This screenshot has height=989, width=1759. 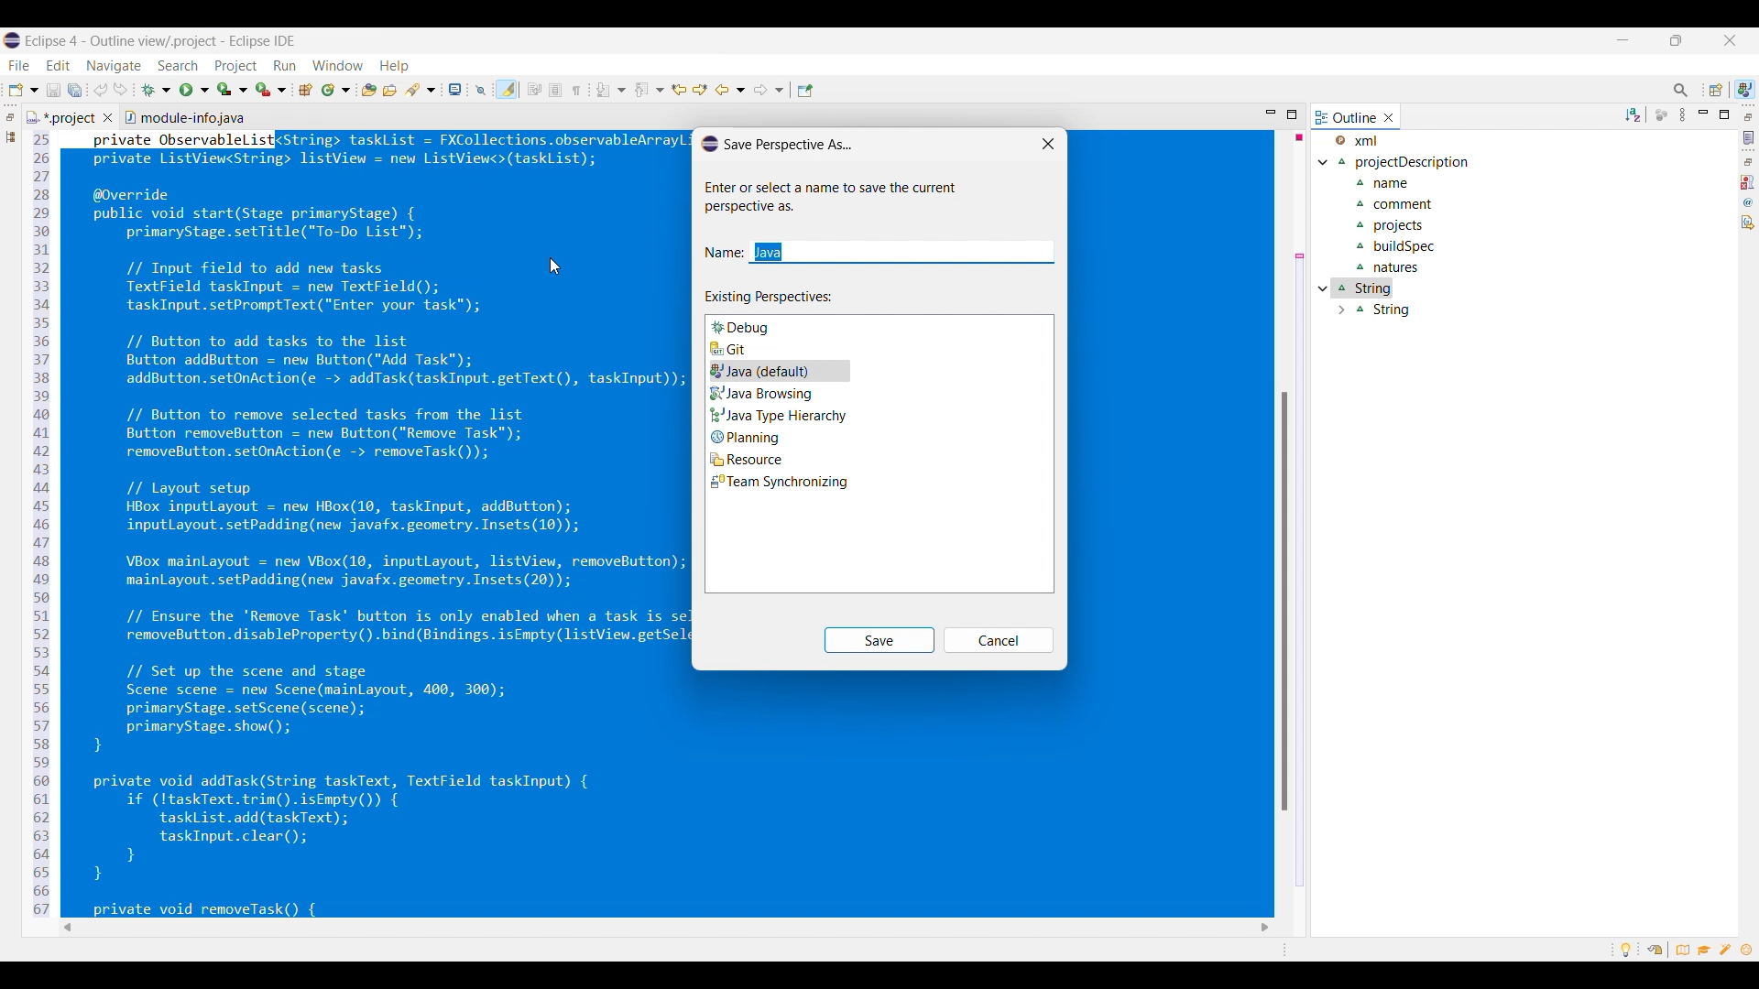 What do you see at coordinates (778, 406) in the screenshot?
I see `Options to choose from` at bounding box center [778, 406].